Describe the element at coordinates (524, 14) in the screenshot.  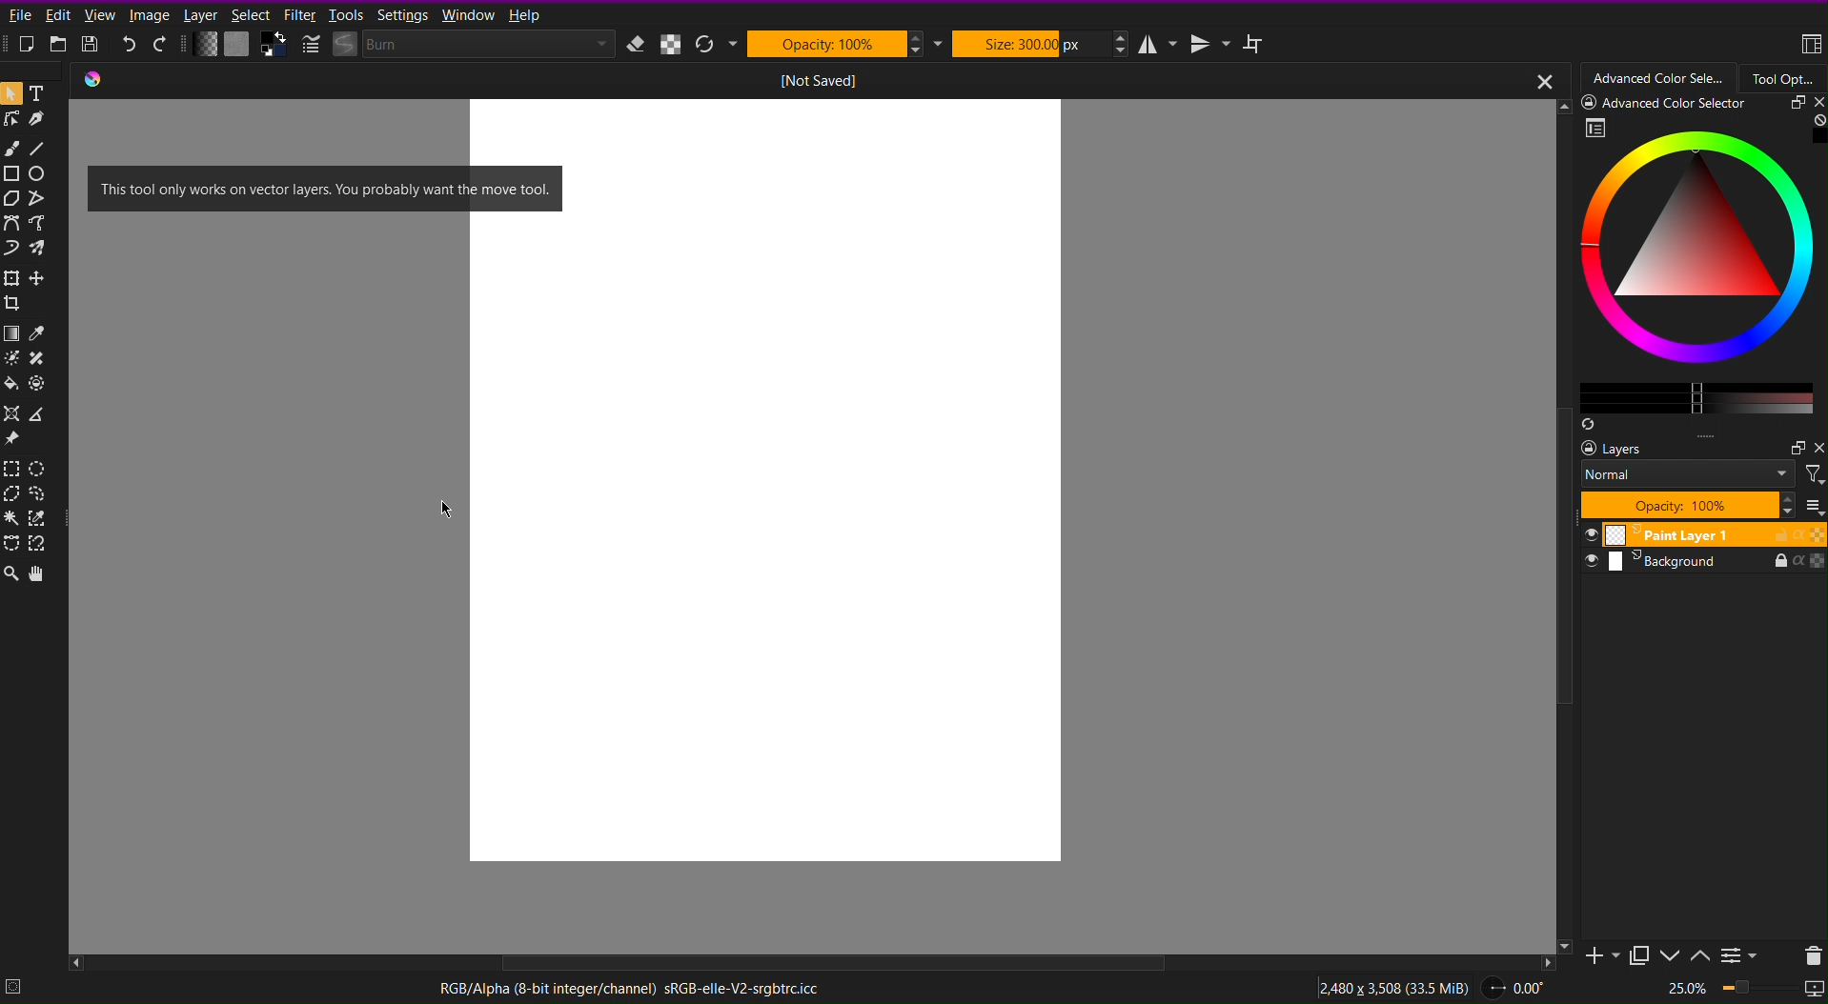
I see `Help` at that location.